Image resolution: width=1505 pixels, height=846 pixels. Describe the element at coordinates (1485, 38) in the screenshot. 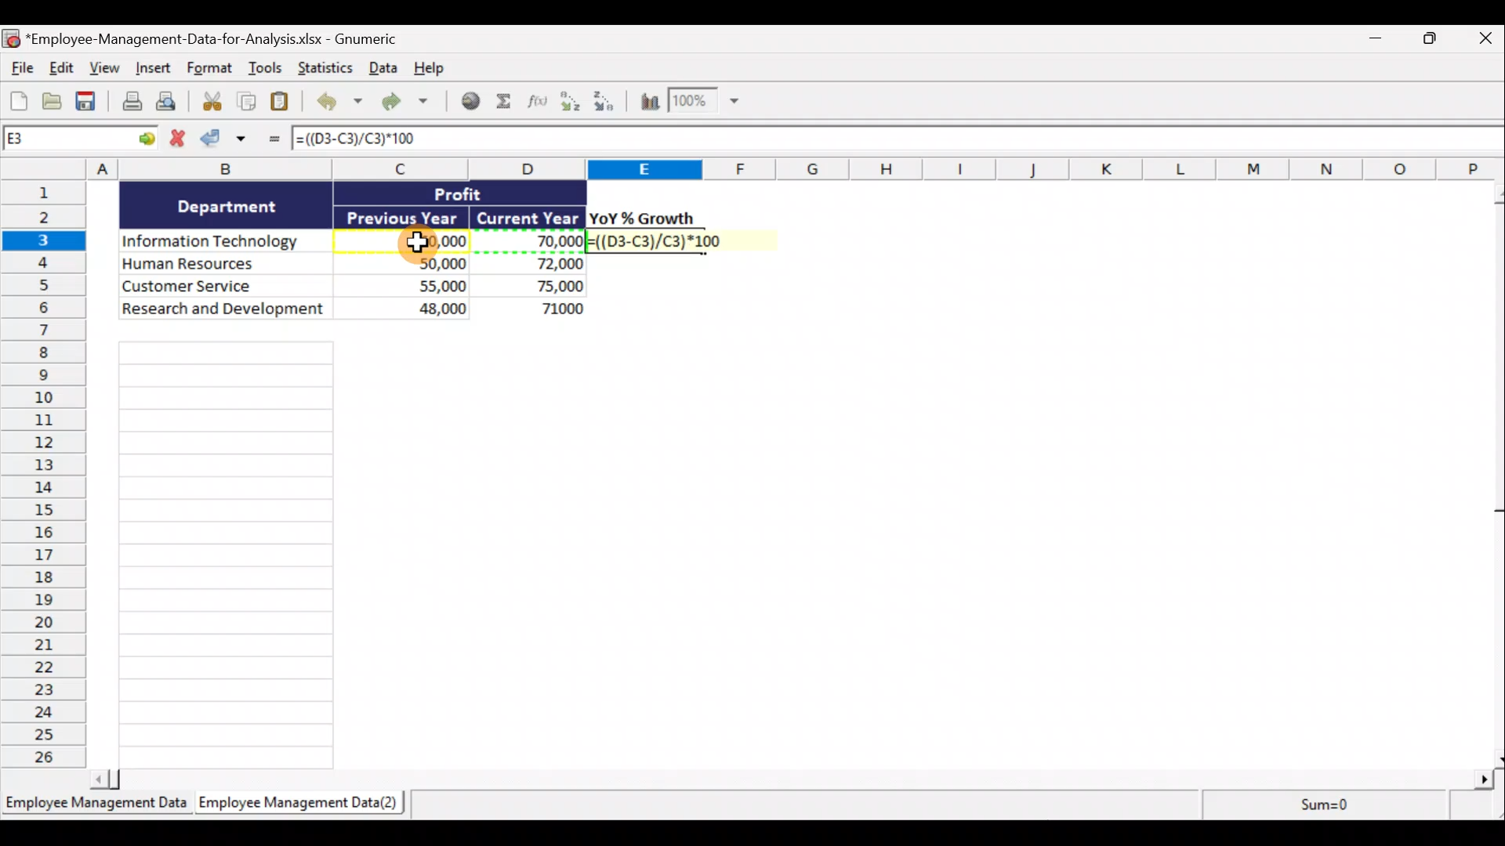

I see `Close` at that location.